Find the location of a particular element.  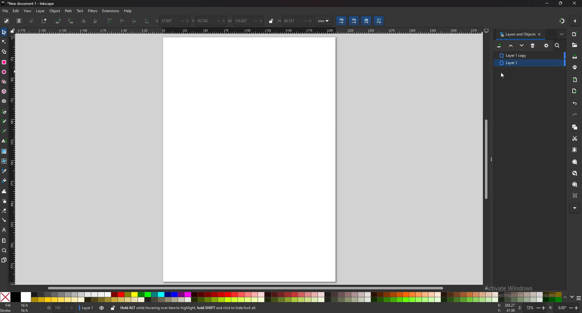

search is located at coordinates (558, 45).